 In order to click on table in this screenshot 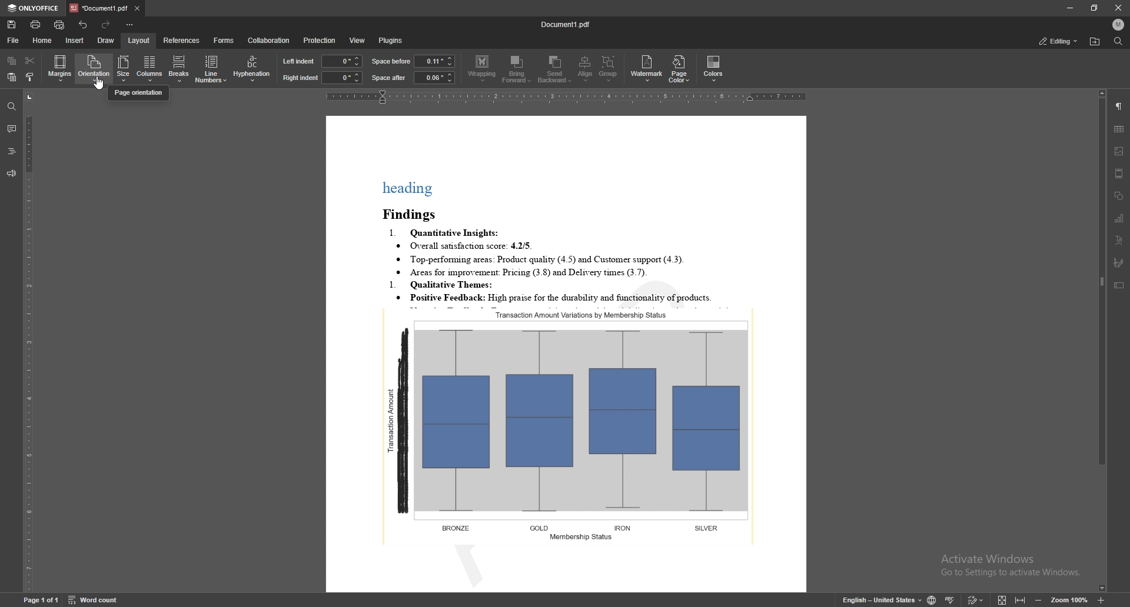, I will do `click(1119, 129)`.